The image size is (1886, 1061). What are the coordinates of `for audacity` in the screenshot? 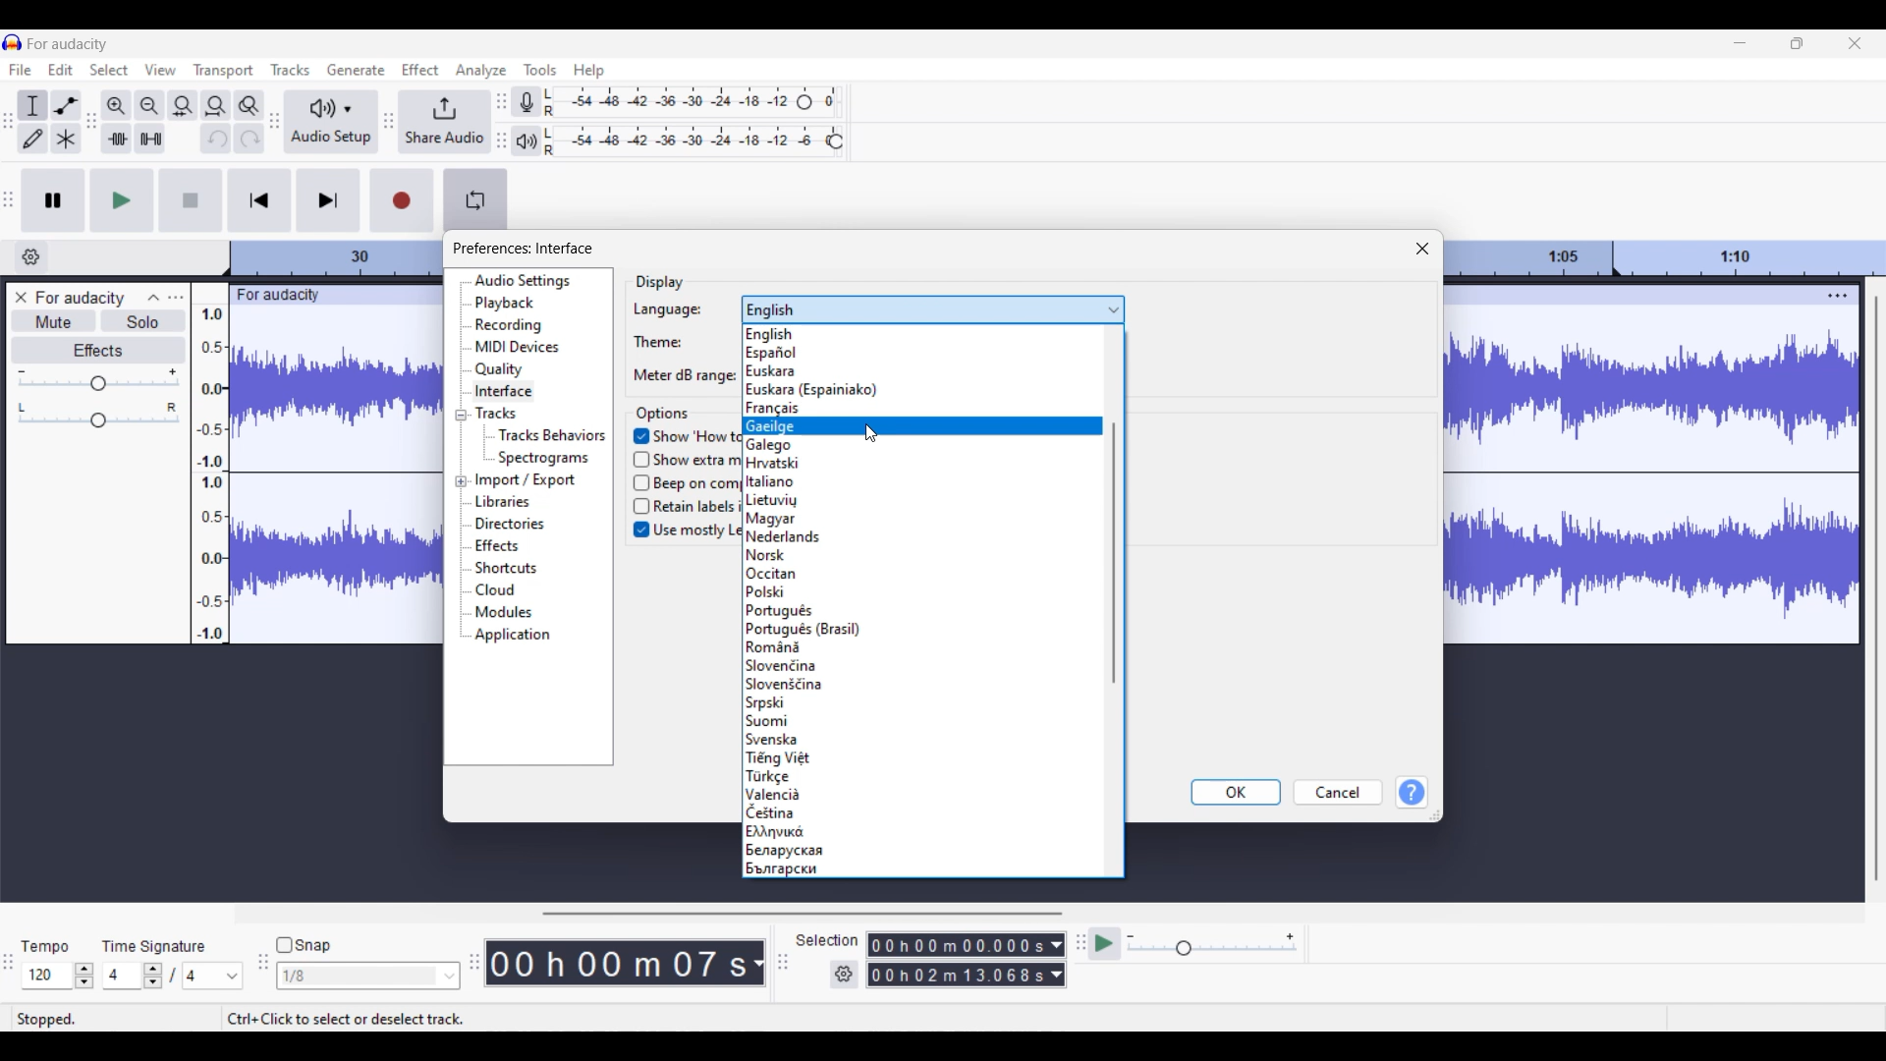 It's located at (69, 44).